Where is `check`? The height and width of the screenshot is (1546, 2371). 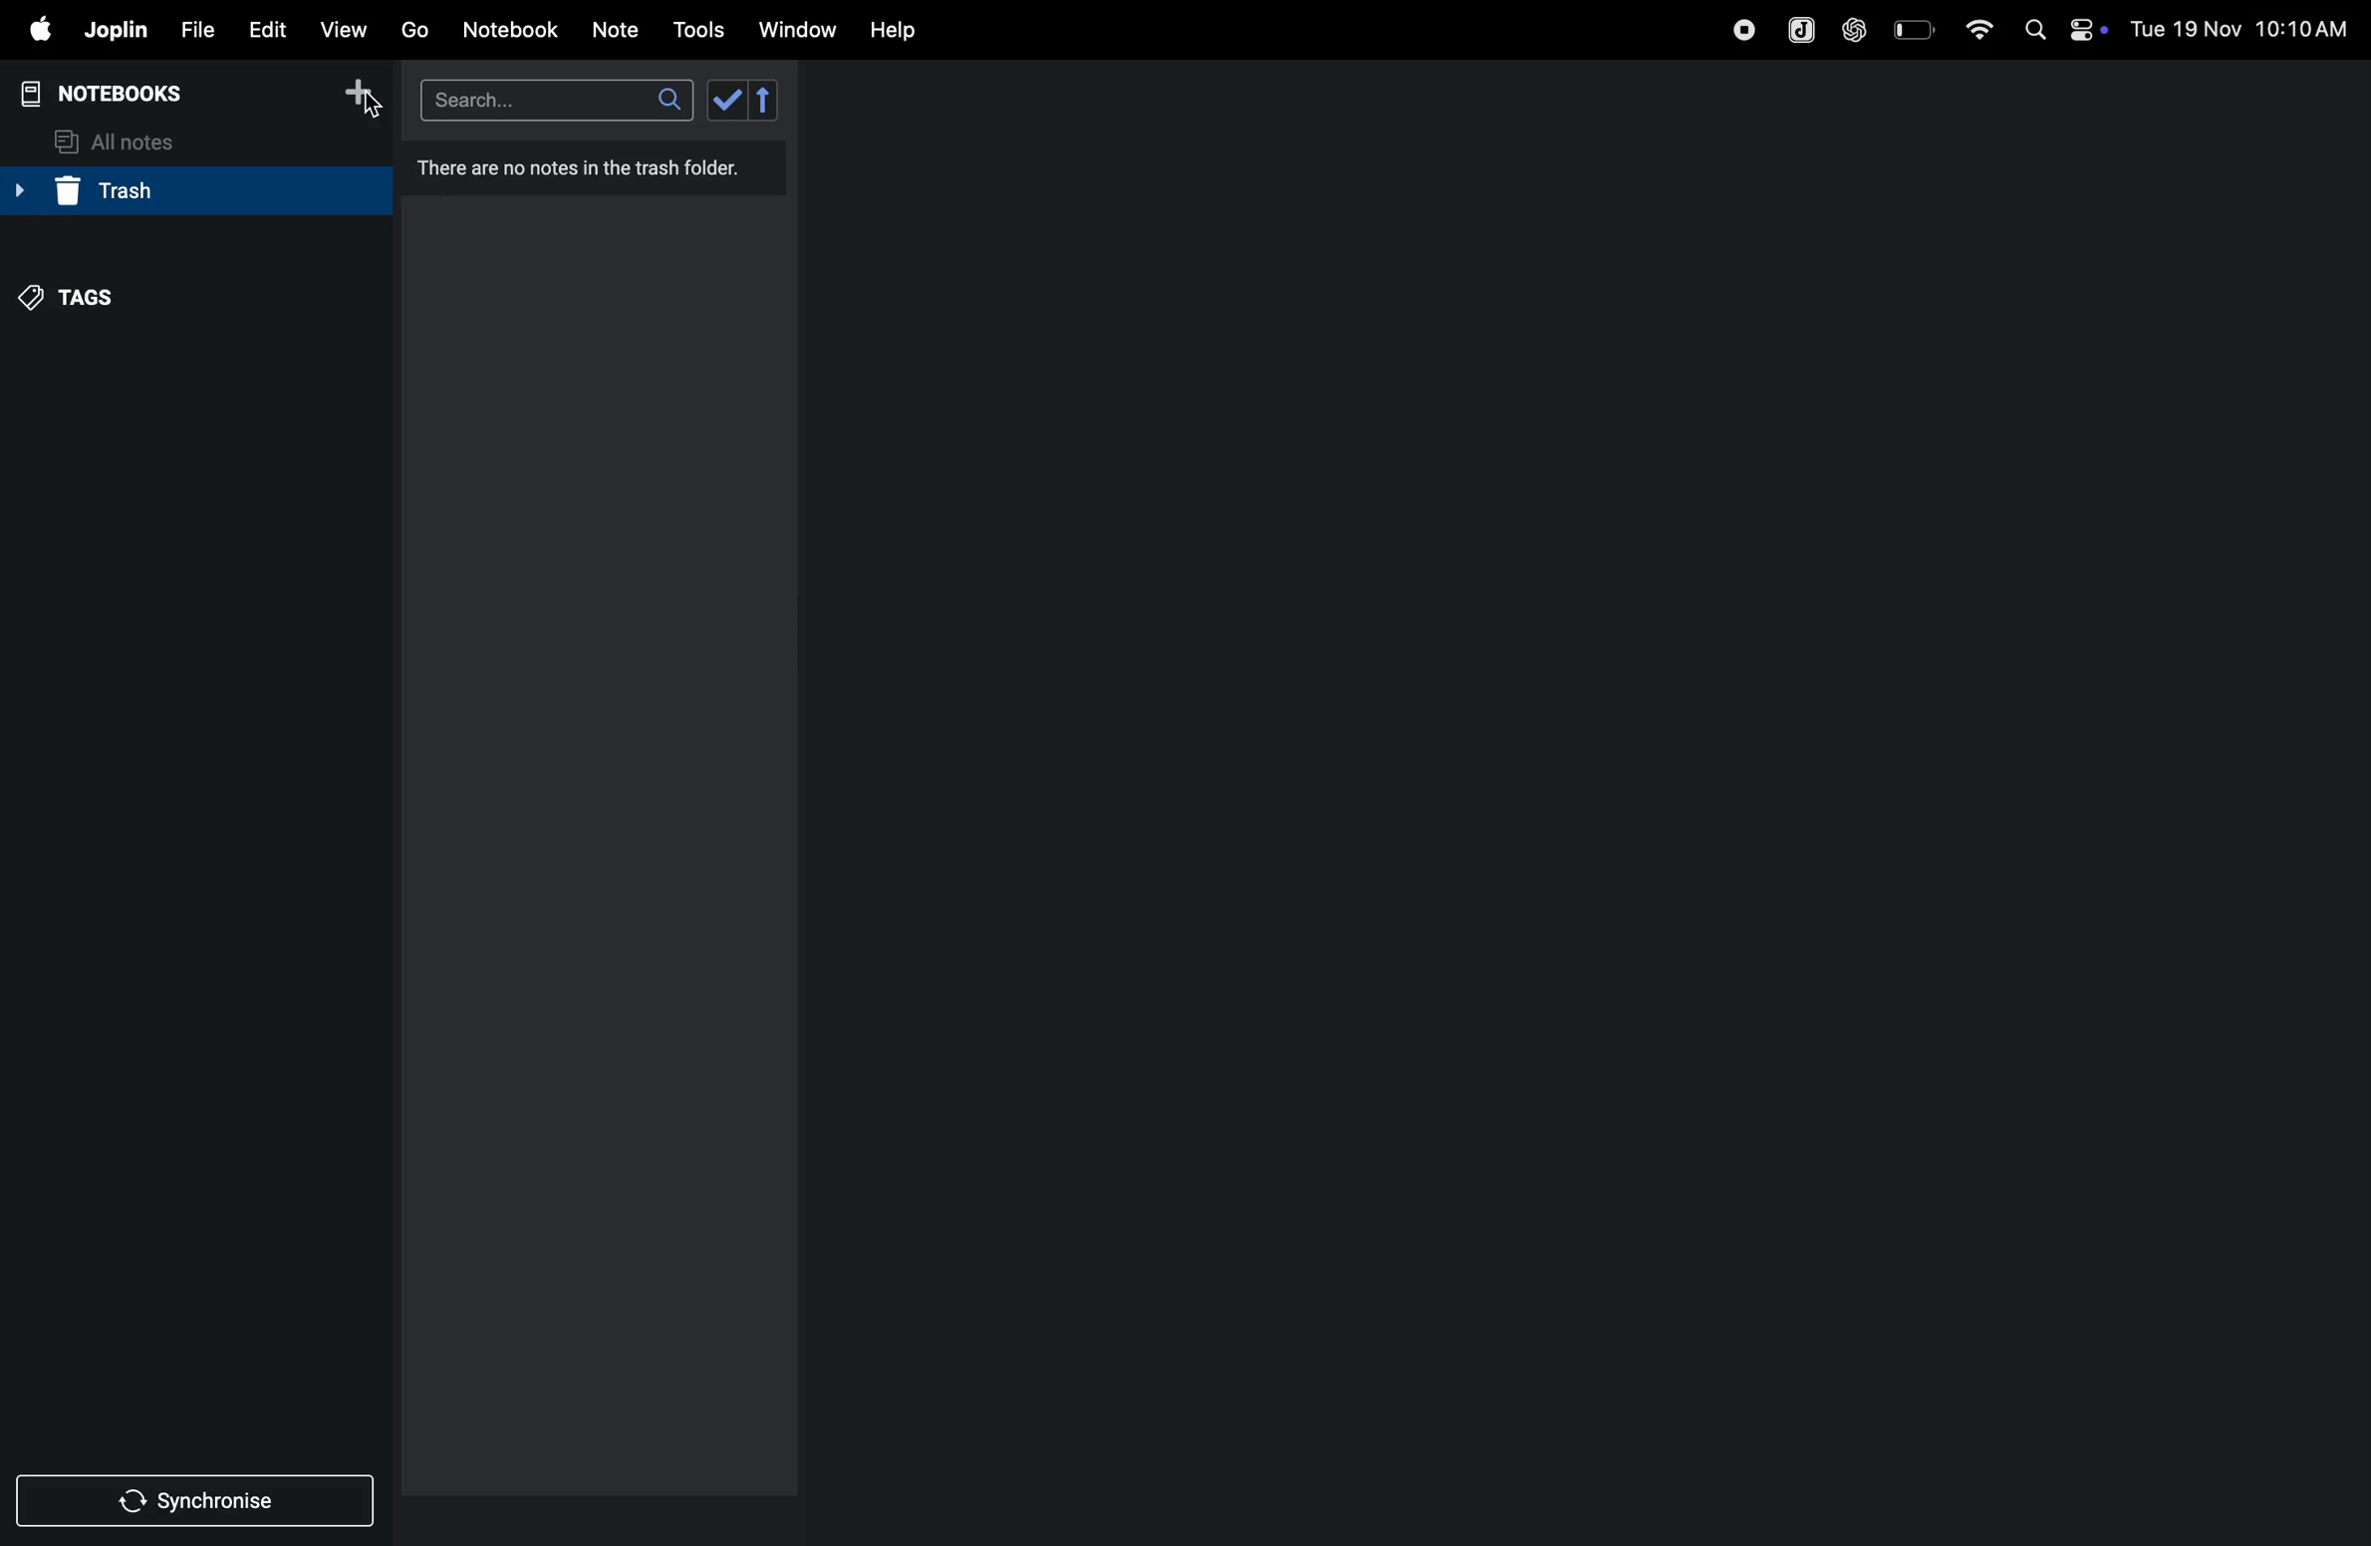 check is located at coordinates (744, 102).